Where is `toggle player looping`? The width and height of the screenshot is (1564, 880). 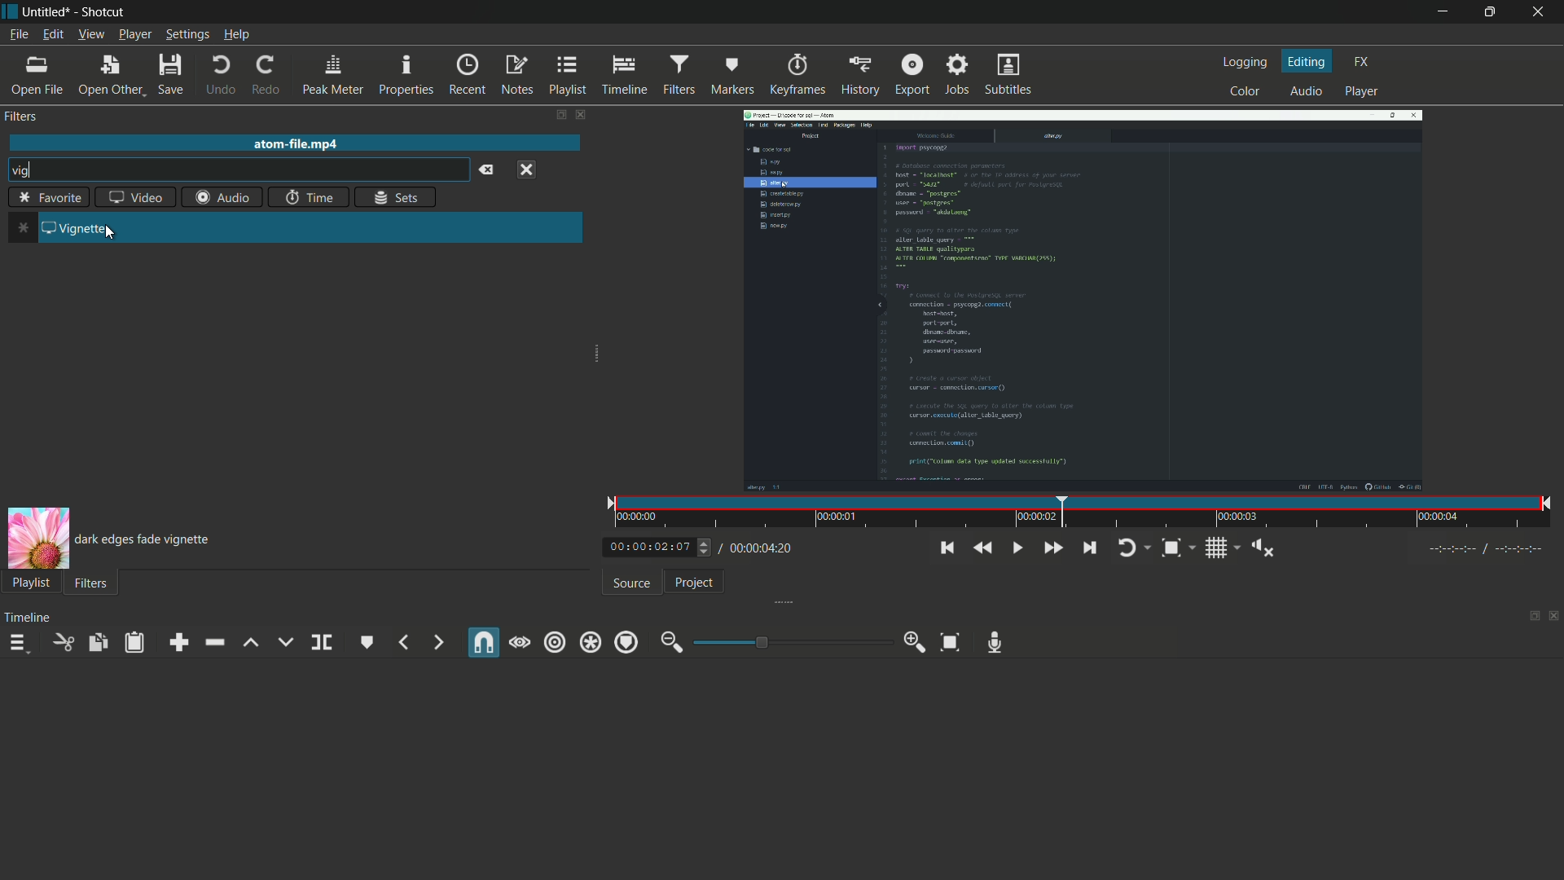
toggle player looping is located at coordinates (1135, 548).